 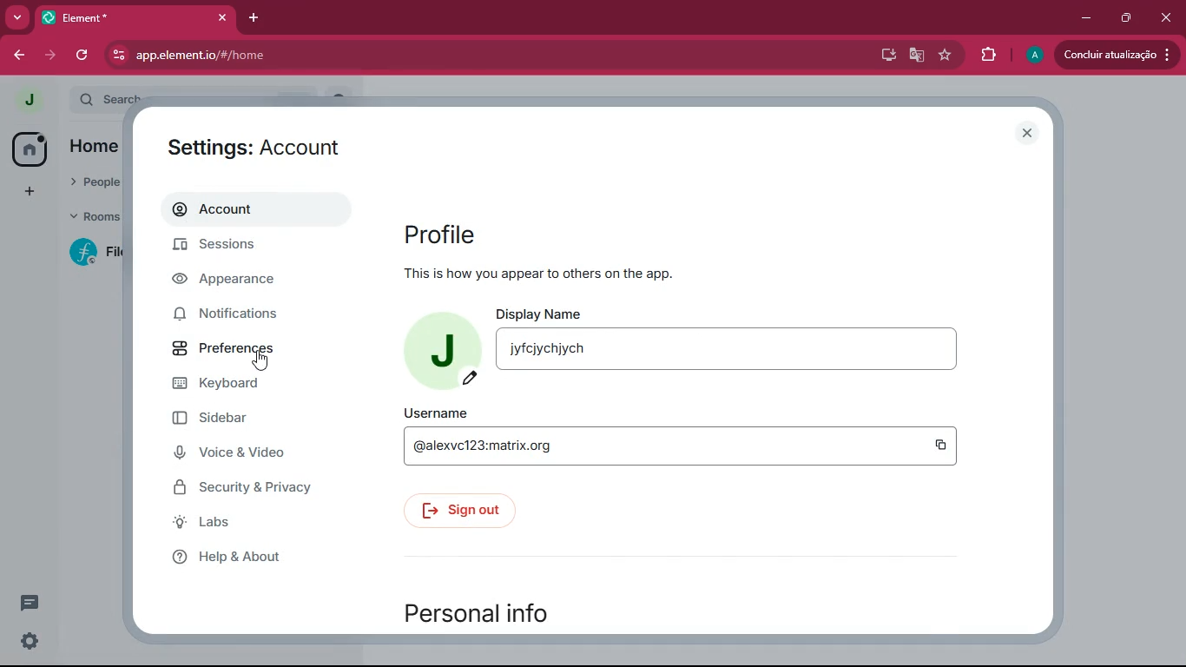 What do you see at coordinates (451, 234) in the screenshot?
I see `profile` at bounding box center [451, 234].